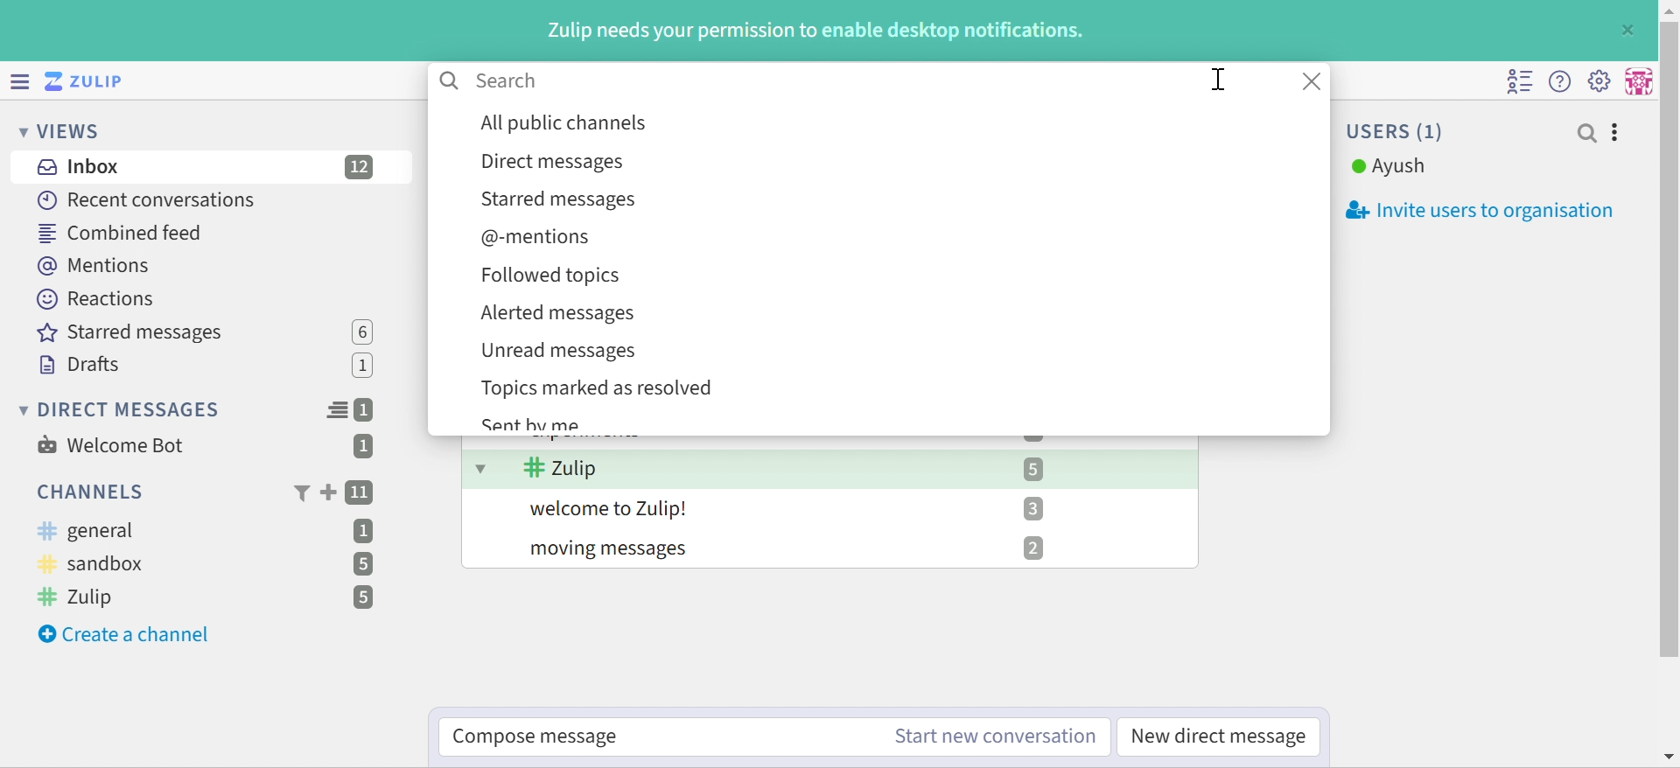 The image size is (1680, 768). What do you see at coordinates (121, 410) in the screenshot?
I see `DIRECT MESSAGES` at bounding box center [121, 410].